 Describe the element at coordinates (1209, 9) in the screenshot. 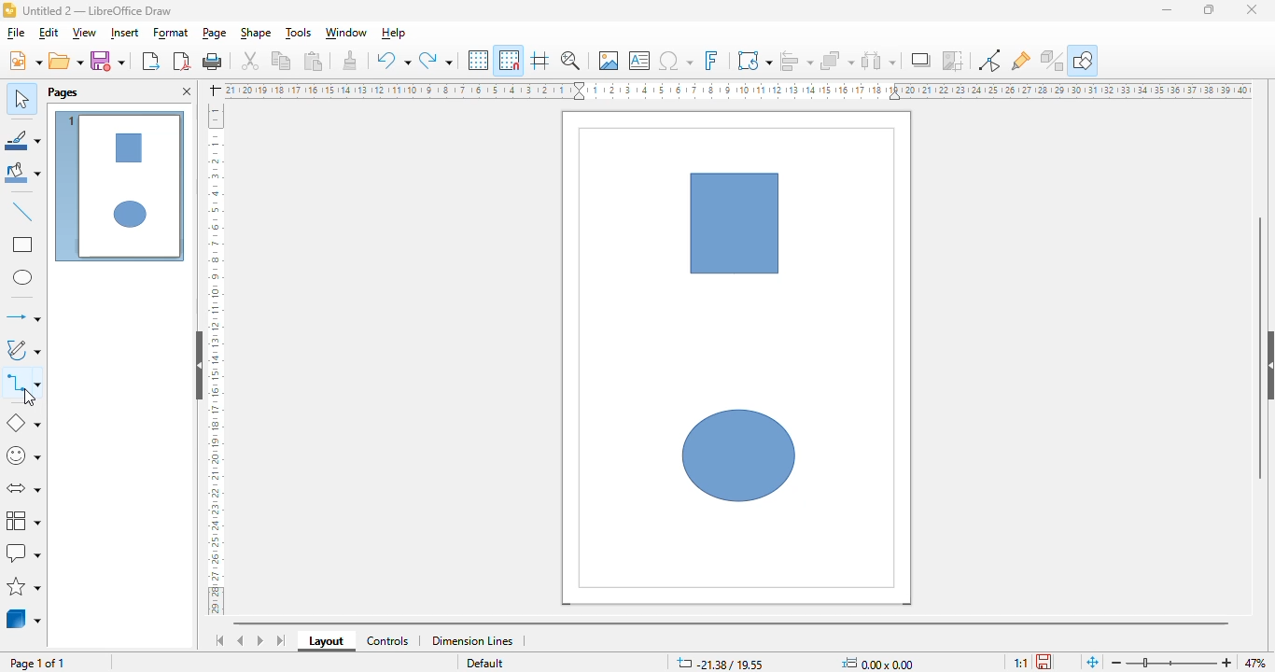

I see `maximize` at that location.